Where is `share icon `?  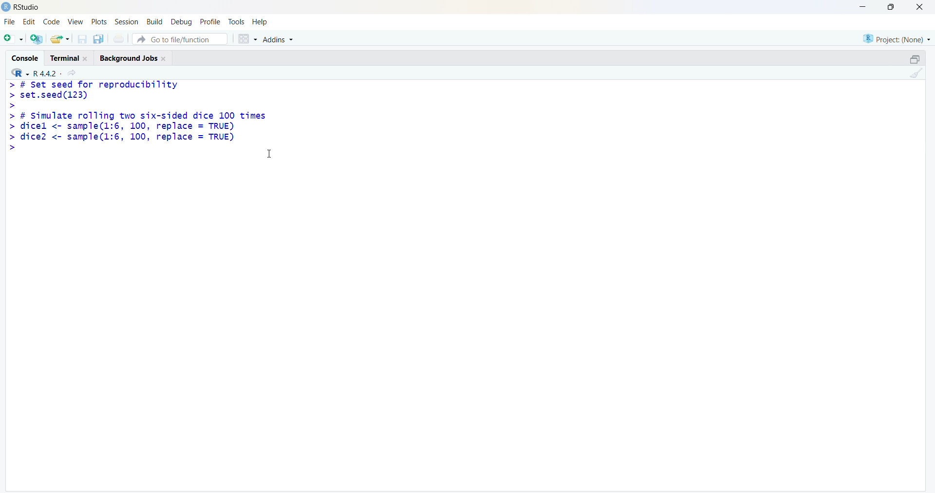 share icon  is located at coordinates (73, 73).